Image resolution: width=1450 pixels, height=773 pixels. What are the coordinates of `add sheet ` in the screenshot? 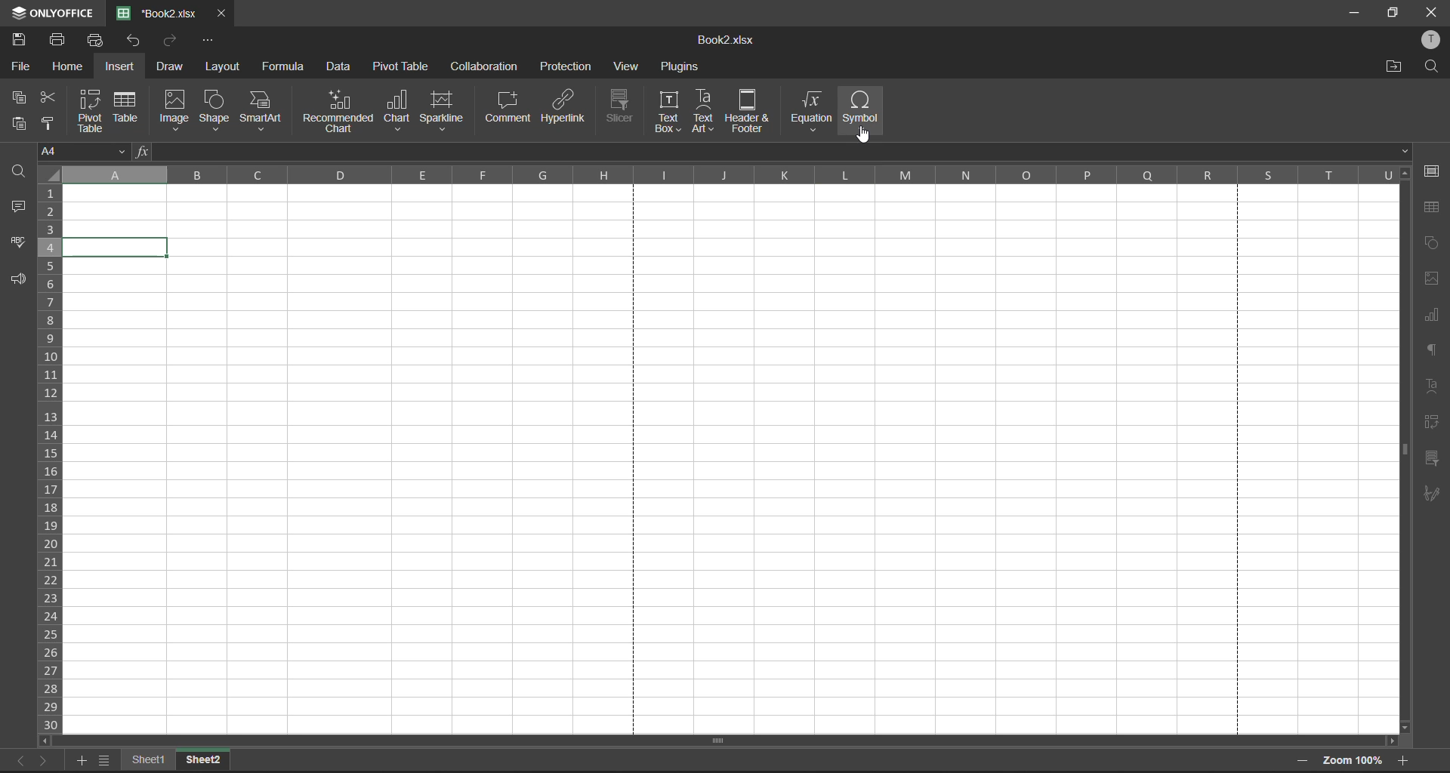 It's located at (79, 762).